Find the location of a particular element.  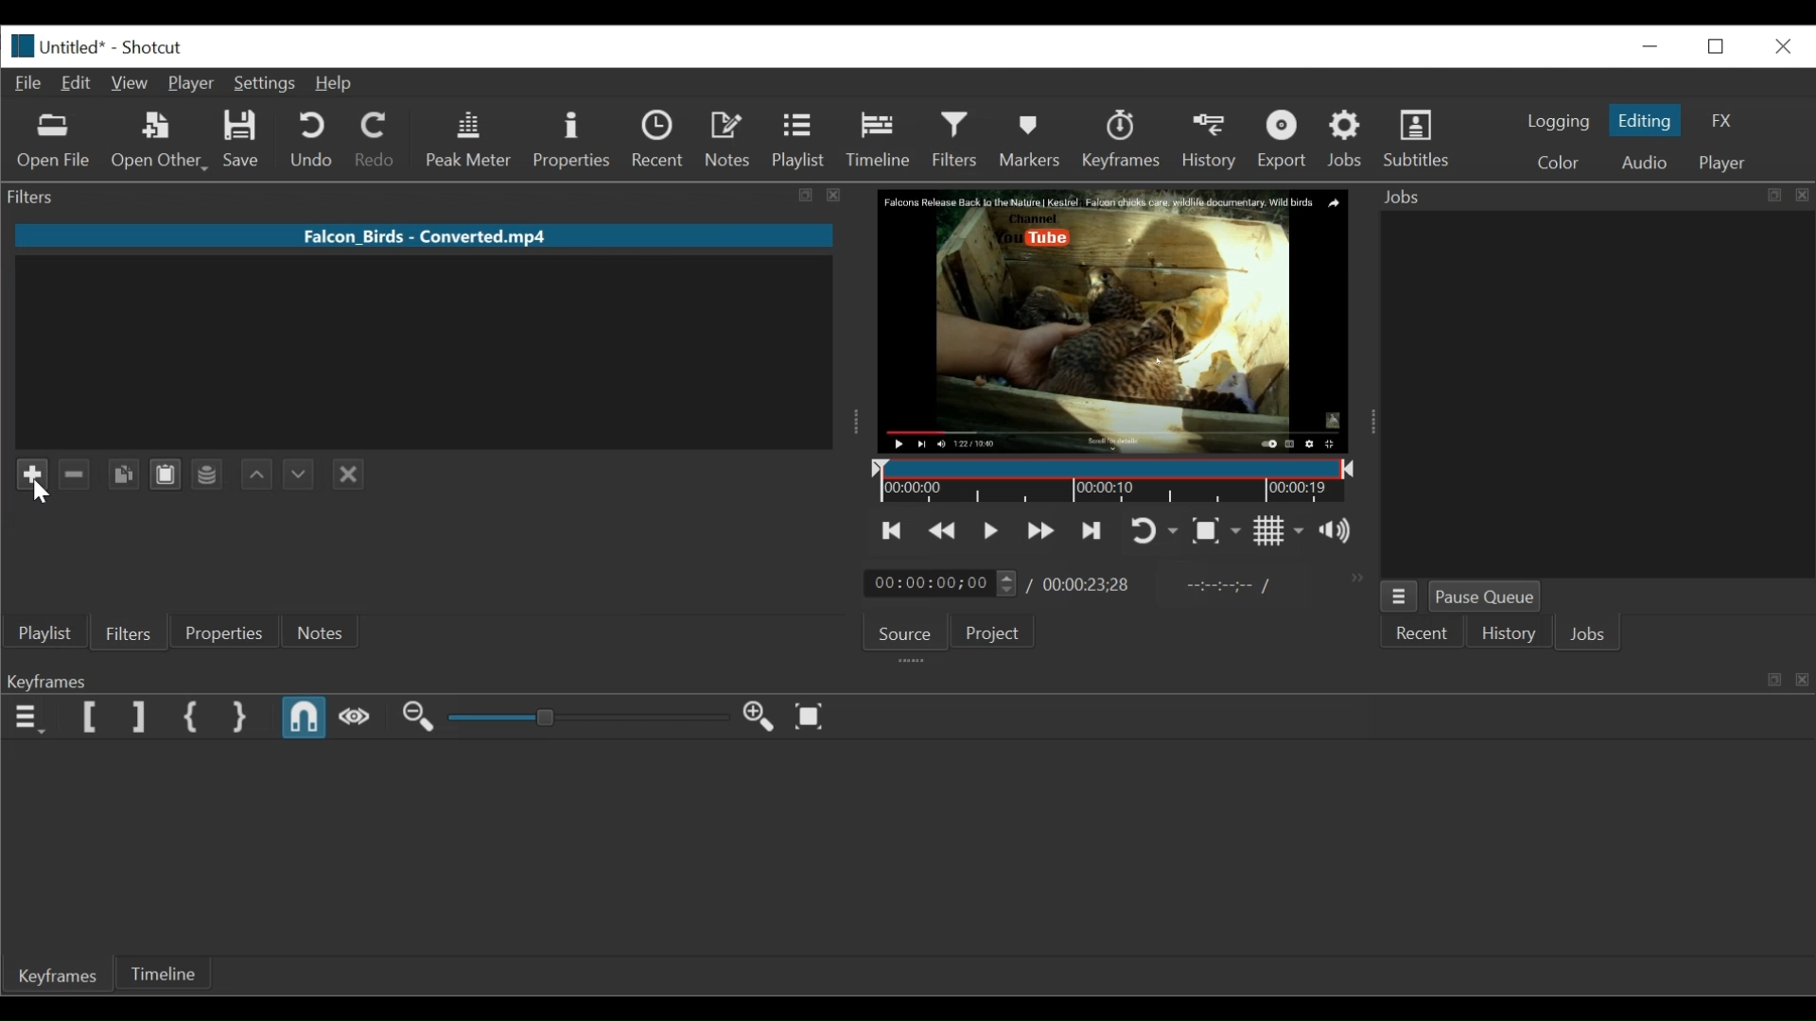

Audio is located at coordinates (1648, 162).